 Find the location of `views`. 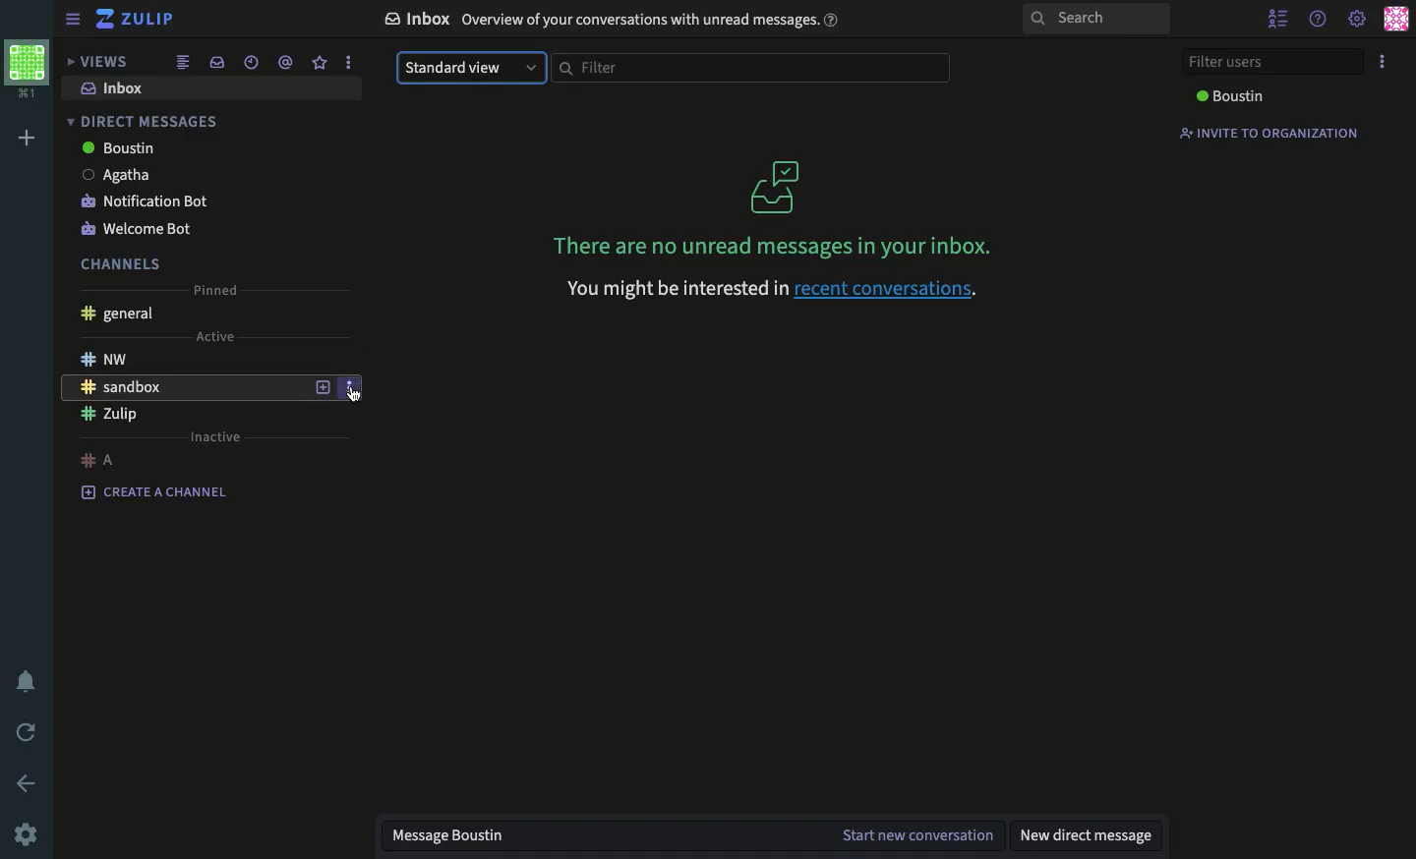

views is located at coordinates (101, 63).